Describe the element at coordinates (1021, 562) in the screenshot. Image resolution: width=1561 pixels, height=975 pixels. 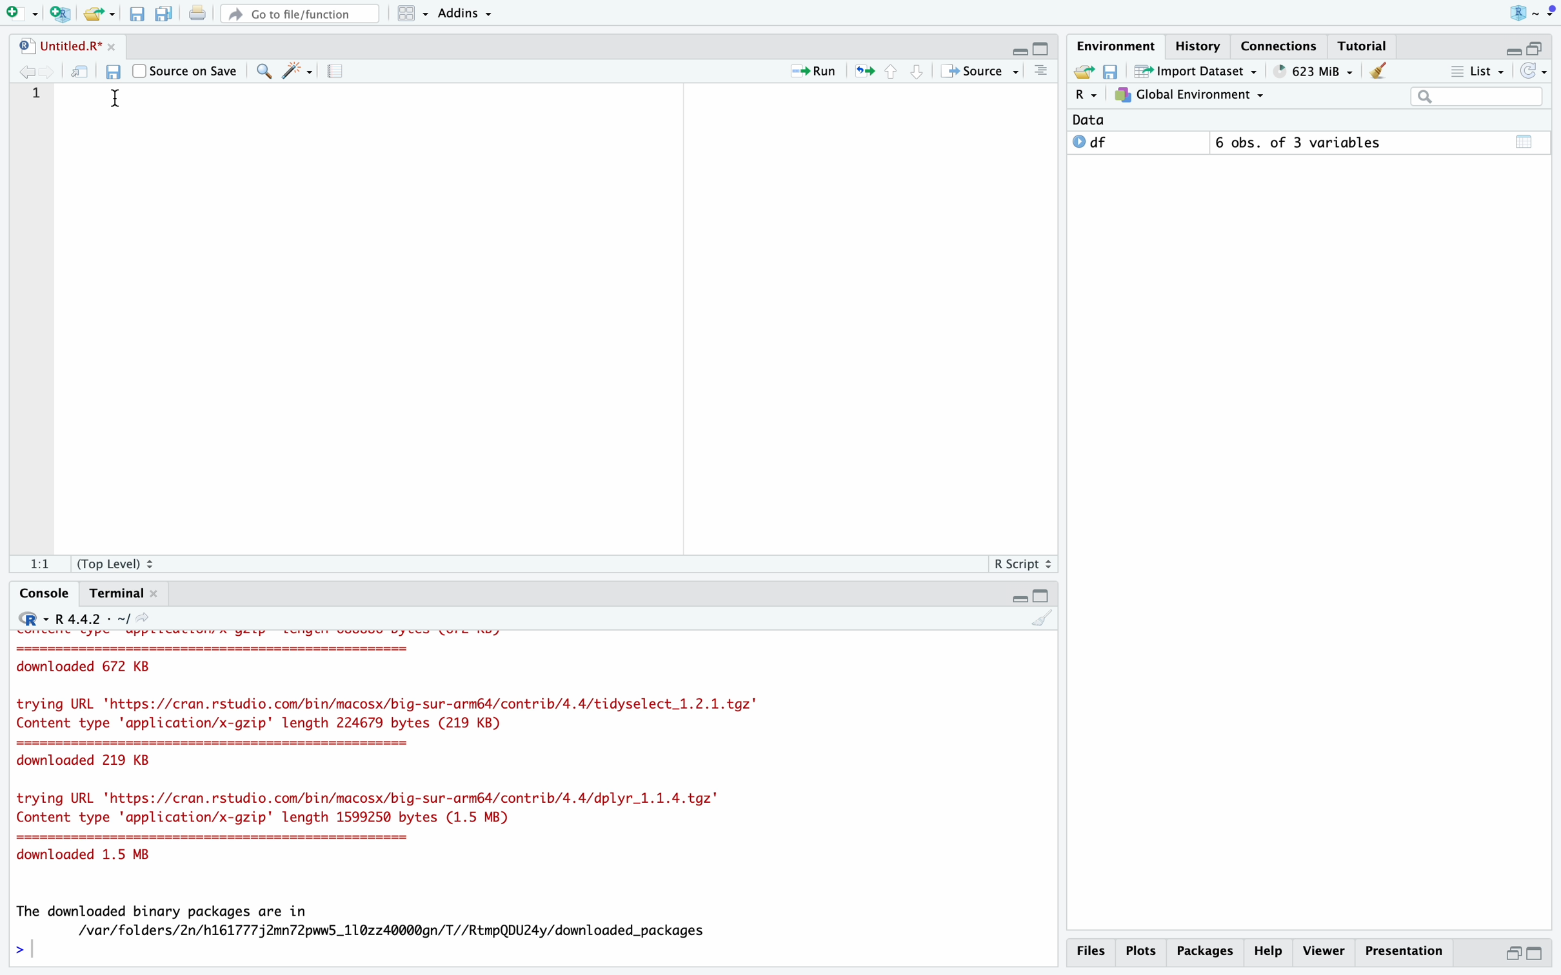
I see `R Script` at that location.